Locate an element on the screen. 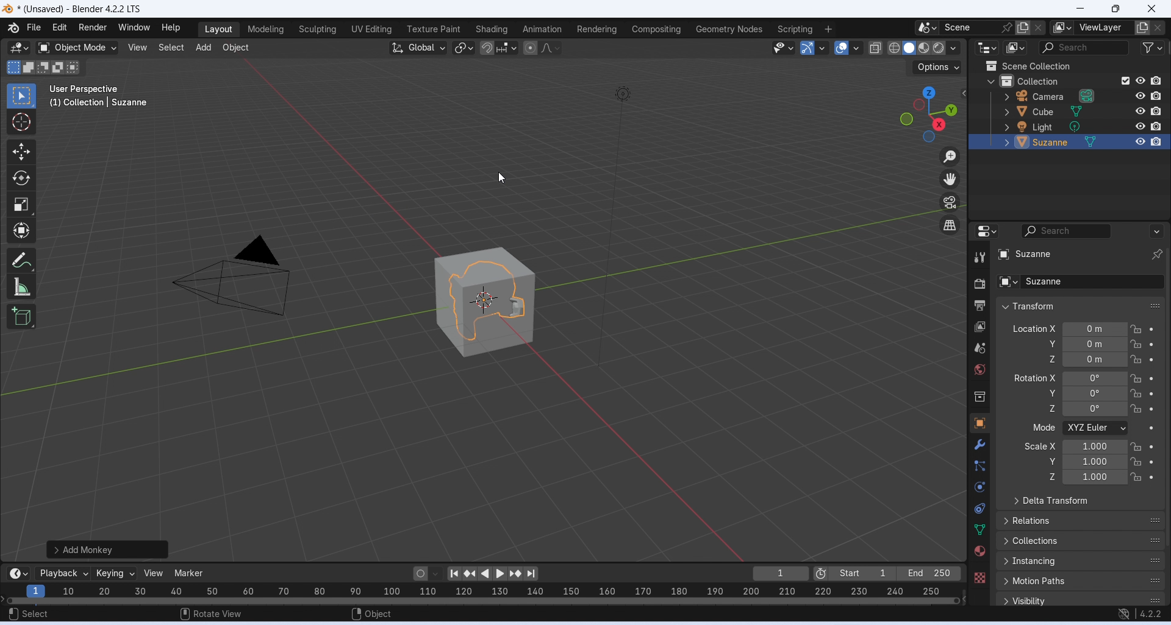 This screenshot has height=625, width=1171. delta transform is located at coordinates (1080, 501).